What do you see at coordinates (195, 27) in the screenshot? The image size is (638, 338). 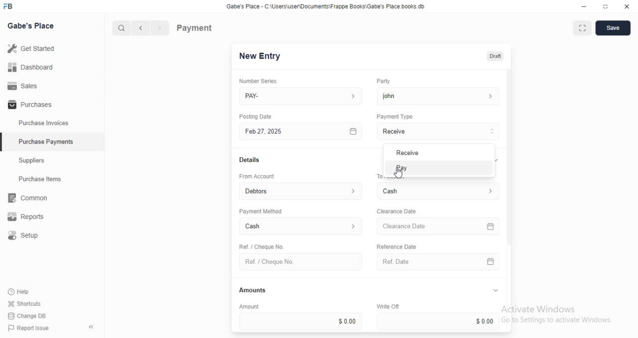 I see `Payment` at bounding box center [195, 27].